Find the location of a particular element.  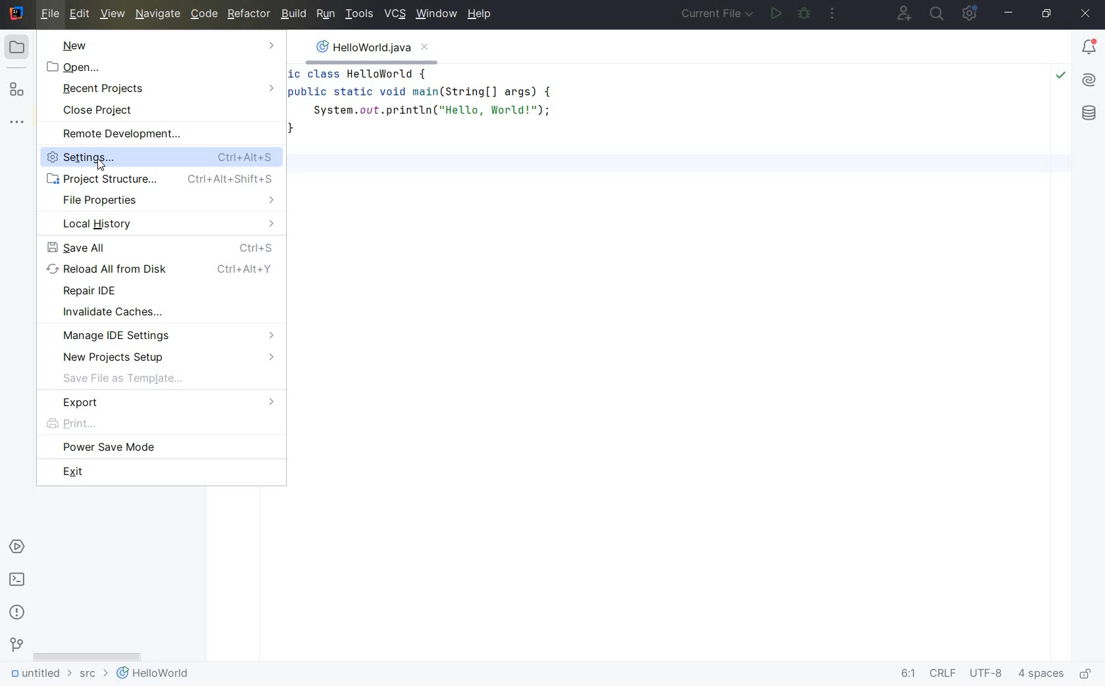

minimize is located at coordinates (1010, 14).